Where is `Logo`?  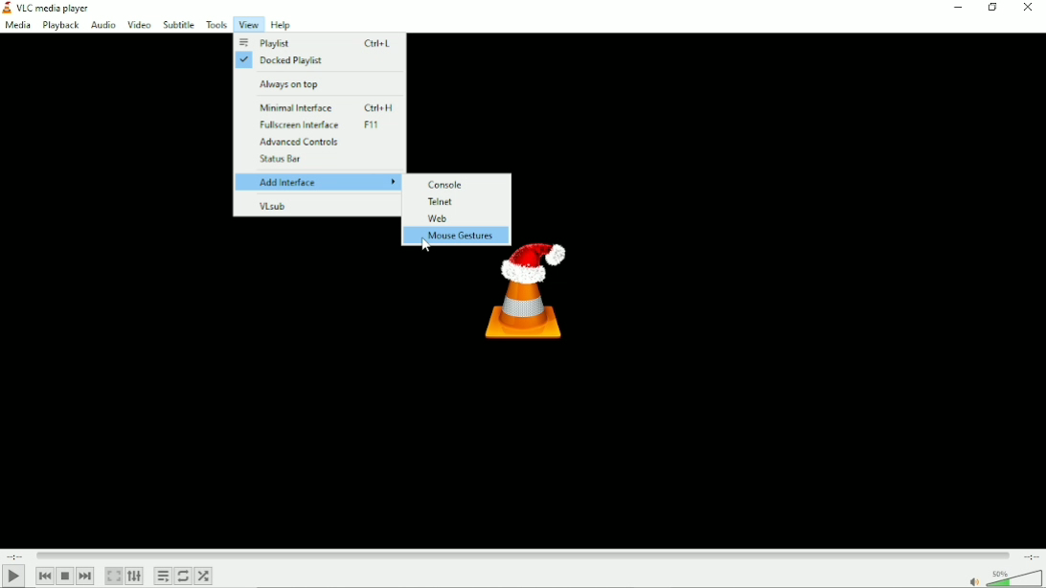
Logo is located at coordinates (524, 302).